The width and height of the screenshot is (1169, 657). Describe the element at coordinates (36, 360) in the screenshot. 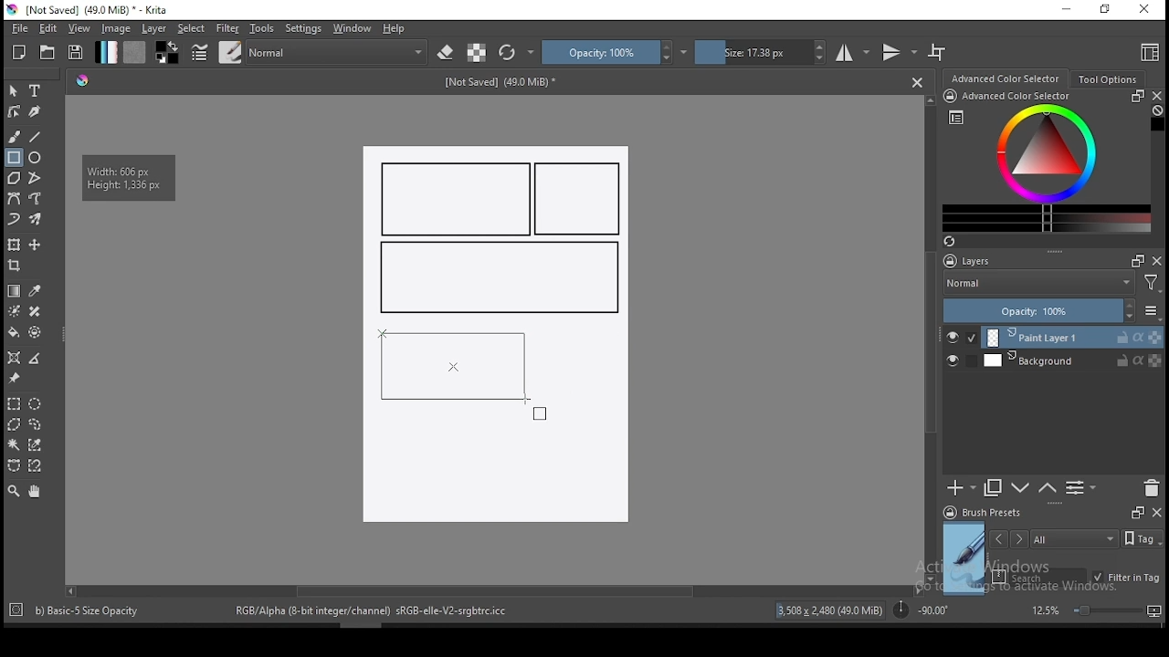

I see `measure distance between two points` at that location.